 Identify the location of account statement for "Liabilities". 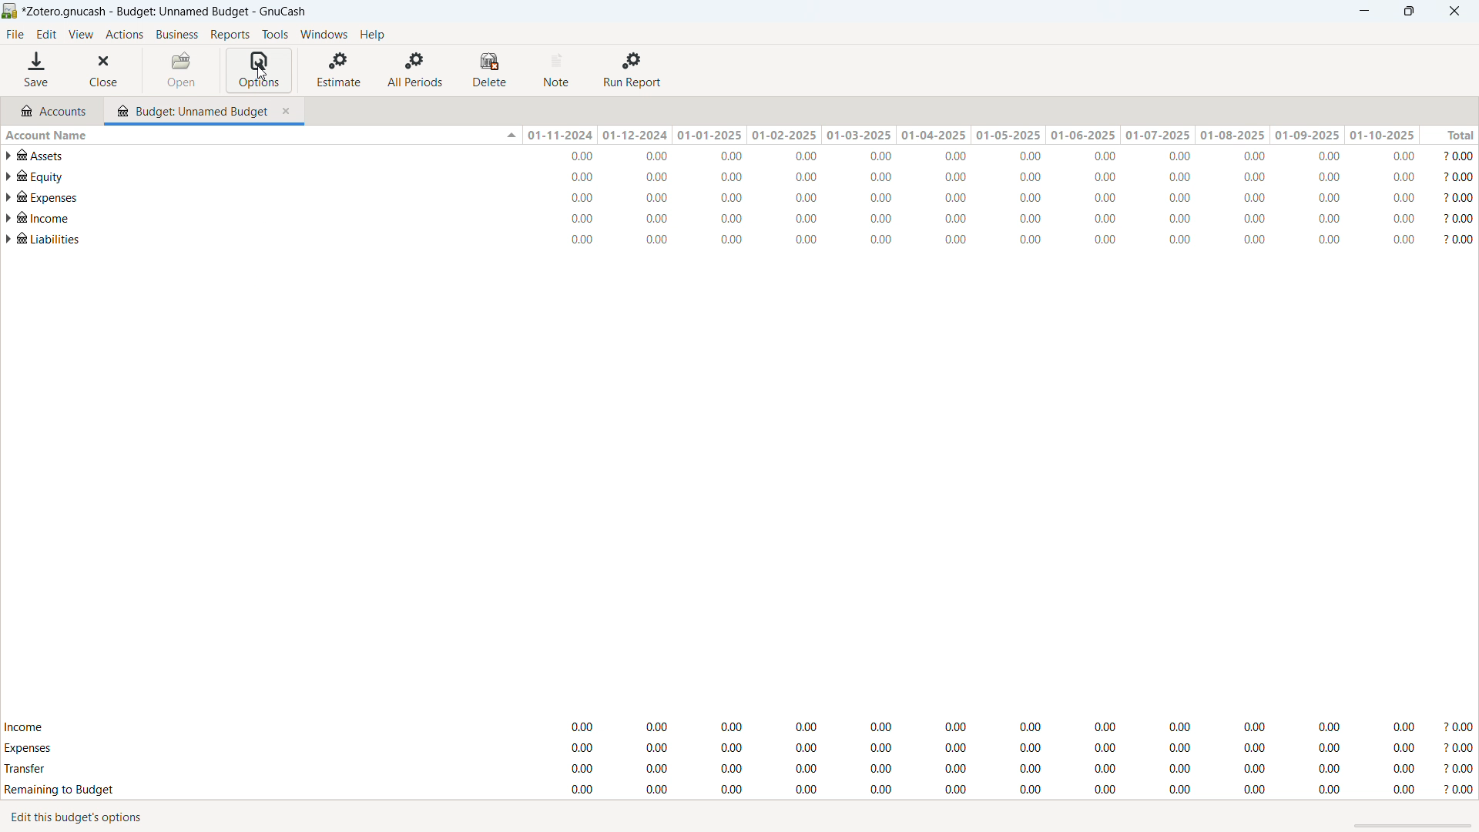
(748, 240).